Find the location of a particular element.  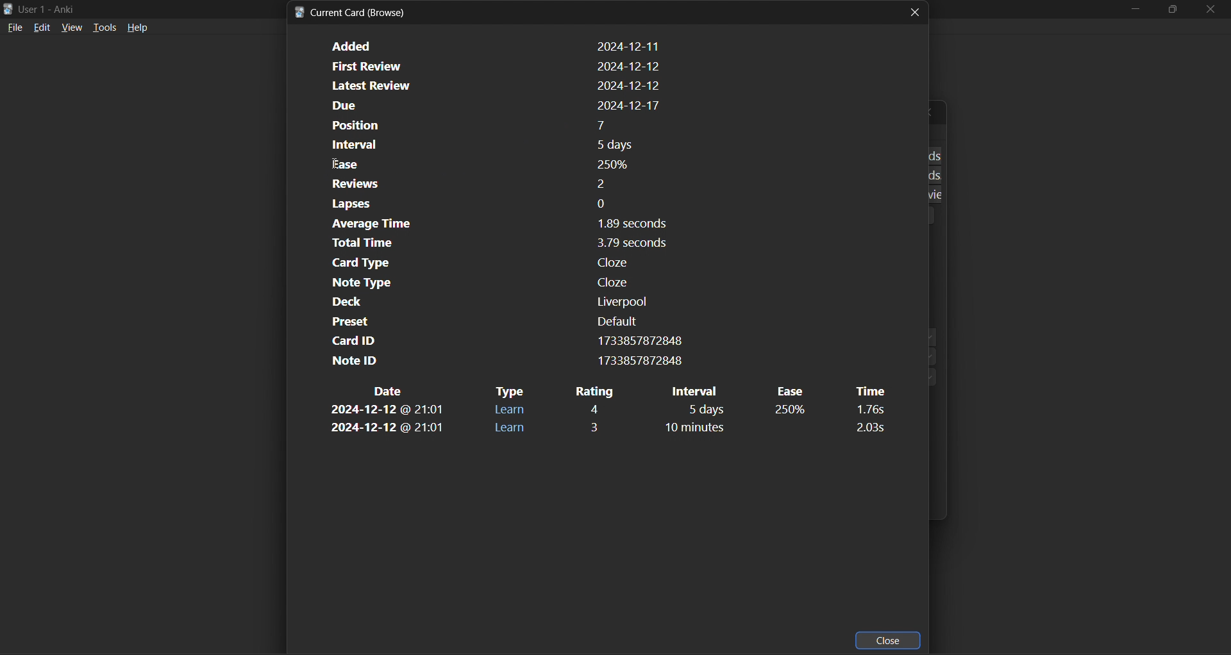

view is located at coordinates (72, 28).